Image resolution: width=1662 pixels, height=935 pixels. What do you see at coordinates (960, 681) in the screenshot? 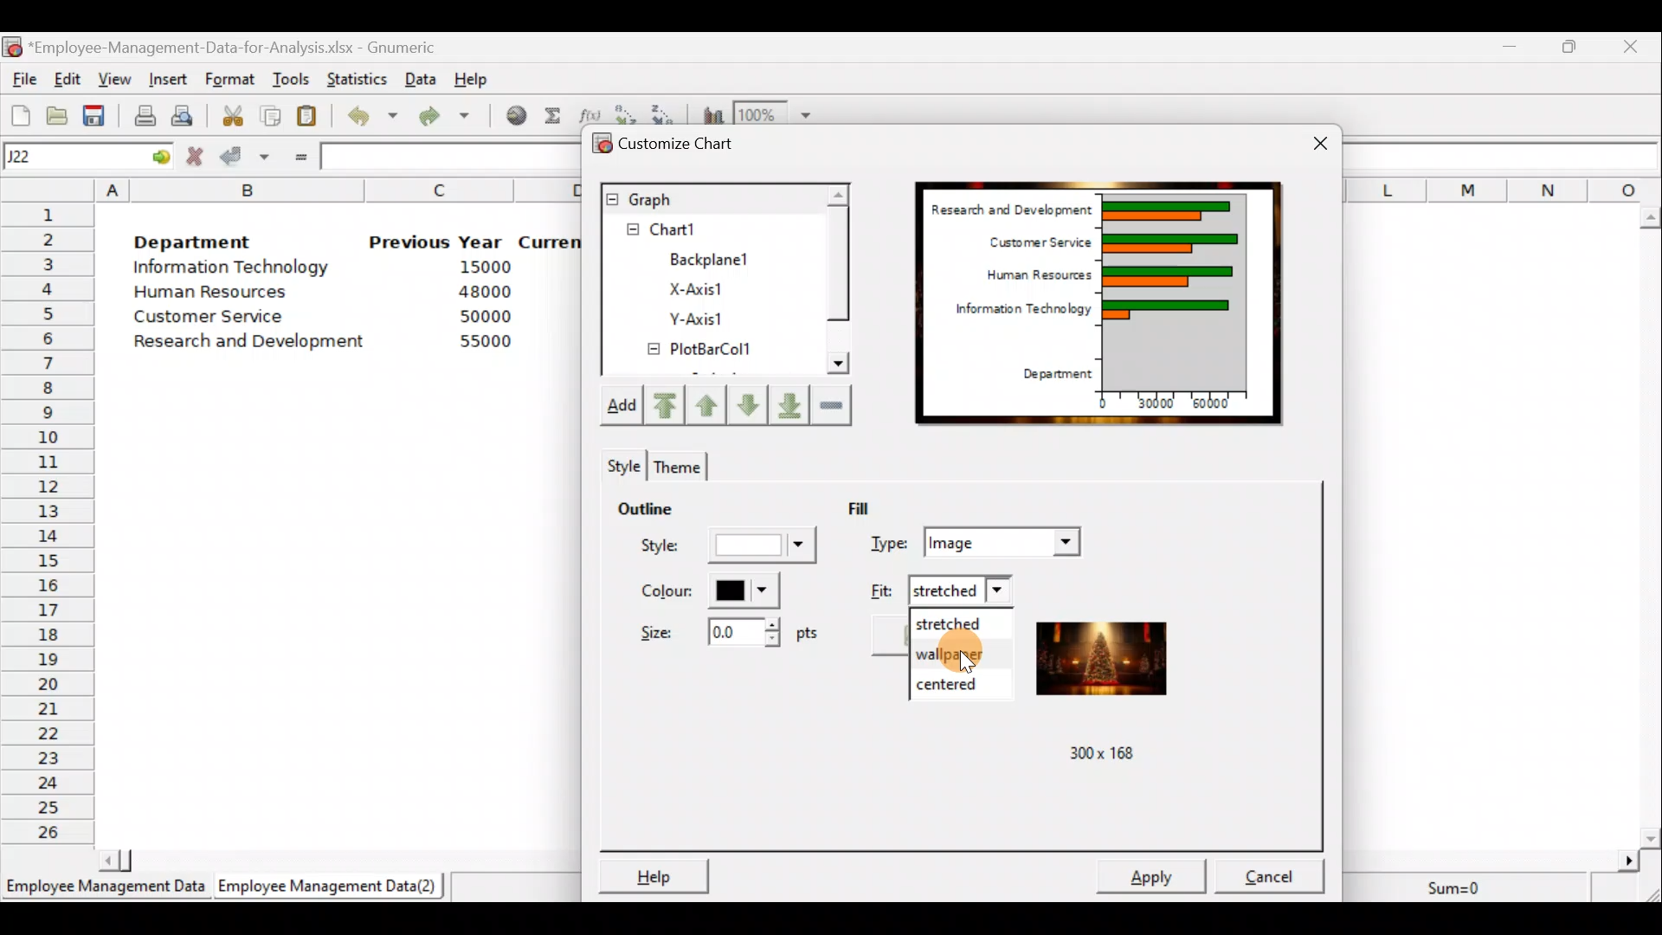
I see `Centered` at bounding box center [960, 681].